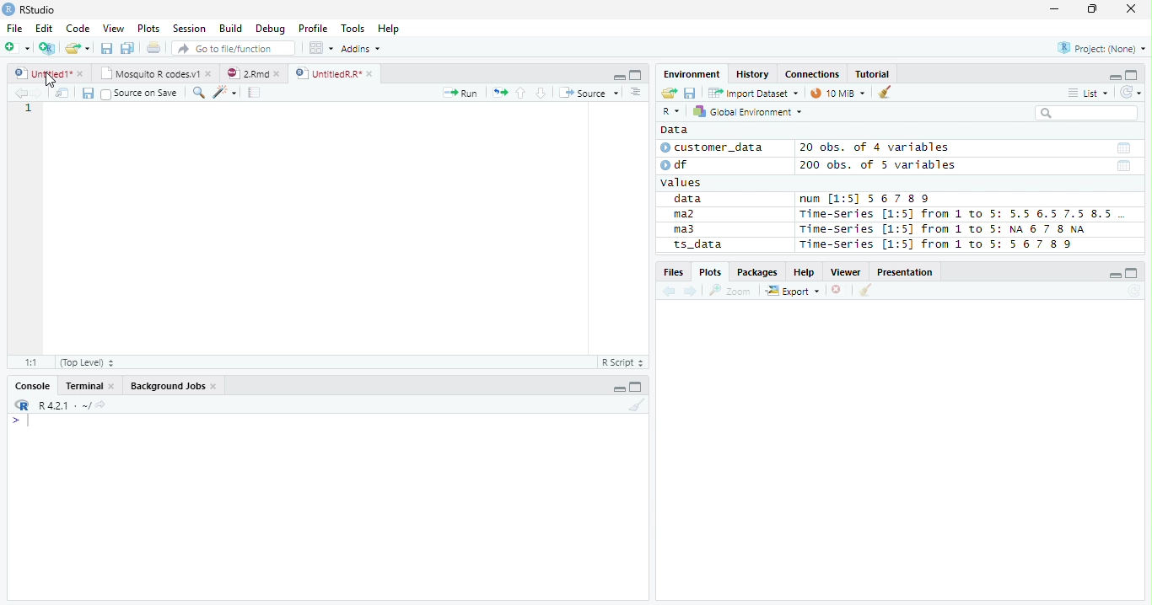 This screenshot has width=1152, height=605. Describe the element at coordinates (520, 94) in the screenshot. I see `Up` at that location.